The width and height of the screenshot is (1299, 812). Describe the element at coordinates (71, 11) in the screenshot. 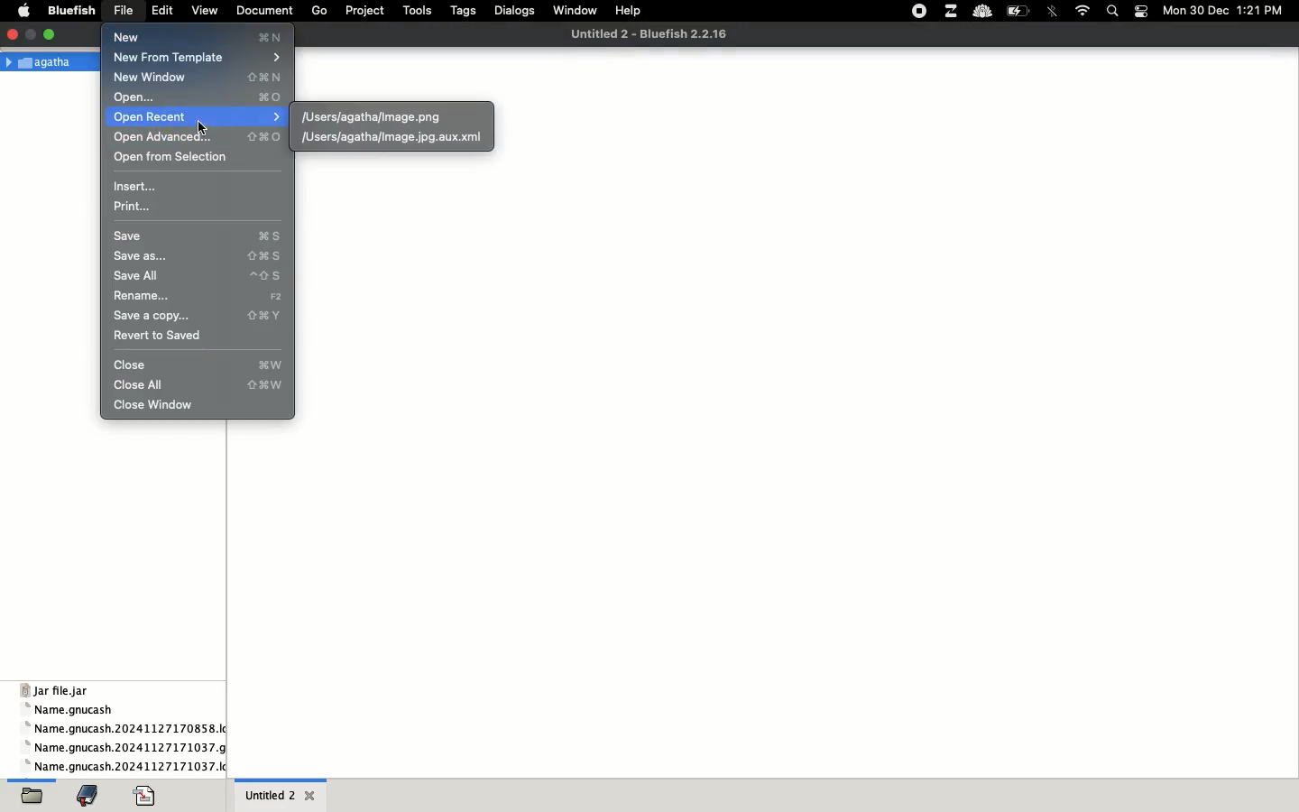

I see `bluefish` at that location.